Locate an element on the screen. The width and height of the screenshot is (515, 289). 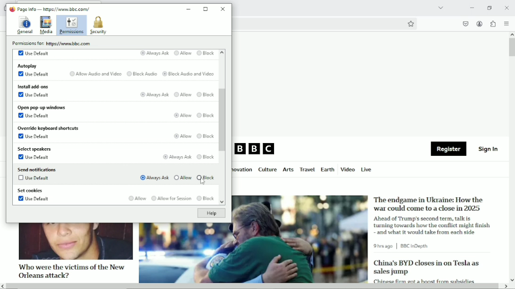
Block is located at coordinates (205, 96).